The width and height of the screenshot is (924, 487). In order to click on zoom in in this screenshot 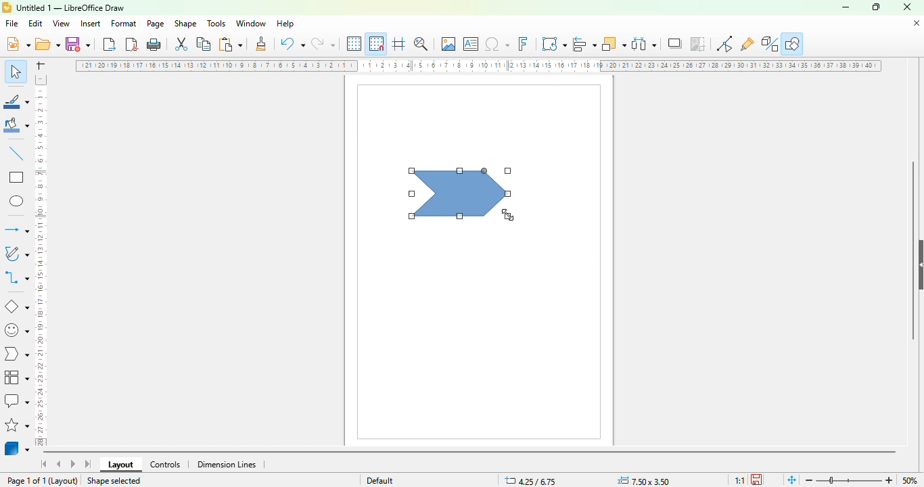, I will do `click(889, 480)`.